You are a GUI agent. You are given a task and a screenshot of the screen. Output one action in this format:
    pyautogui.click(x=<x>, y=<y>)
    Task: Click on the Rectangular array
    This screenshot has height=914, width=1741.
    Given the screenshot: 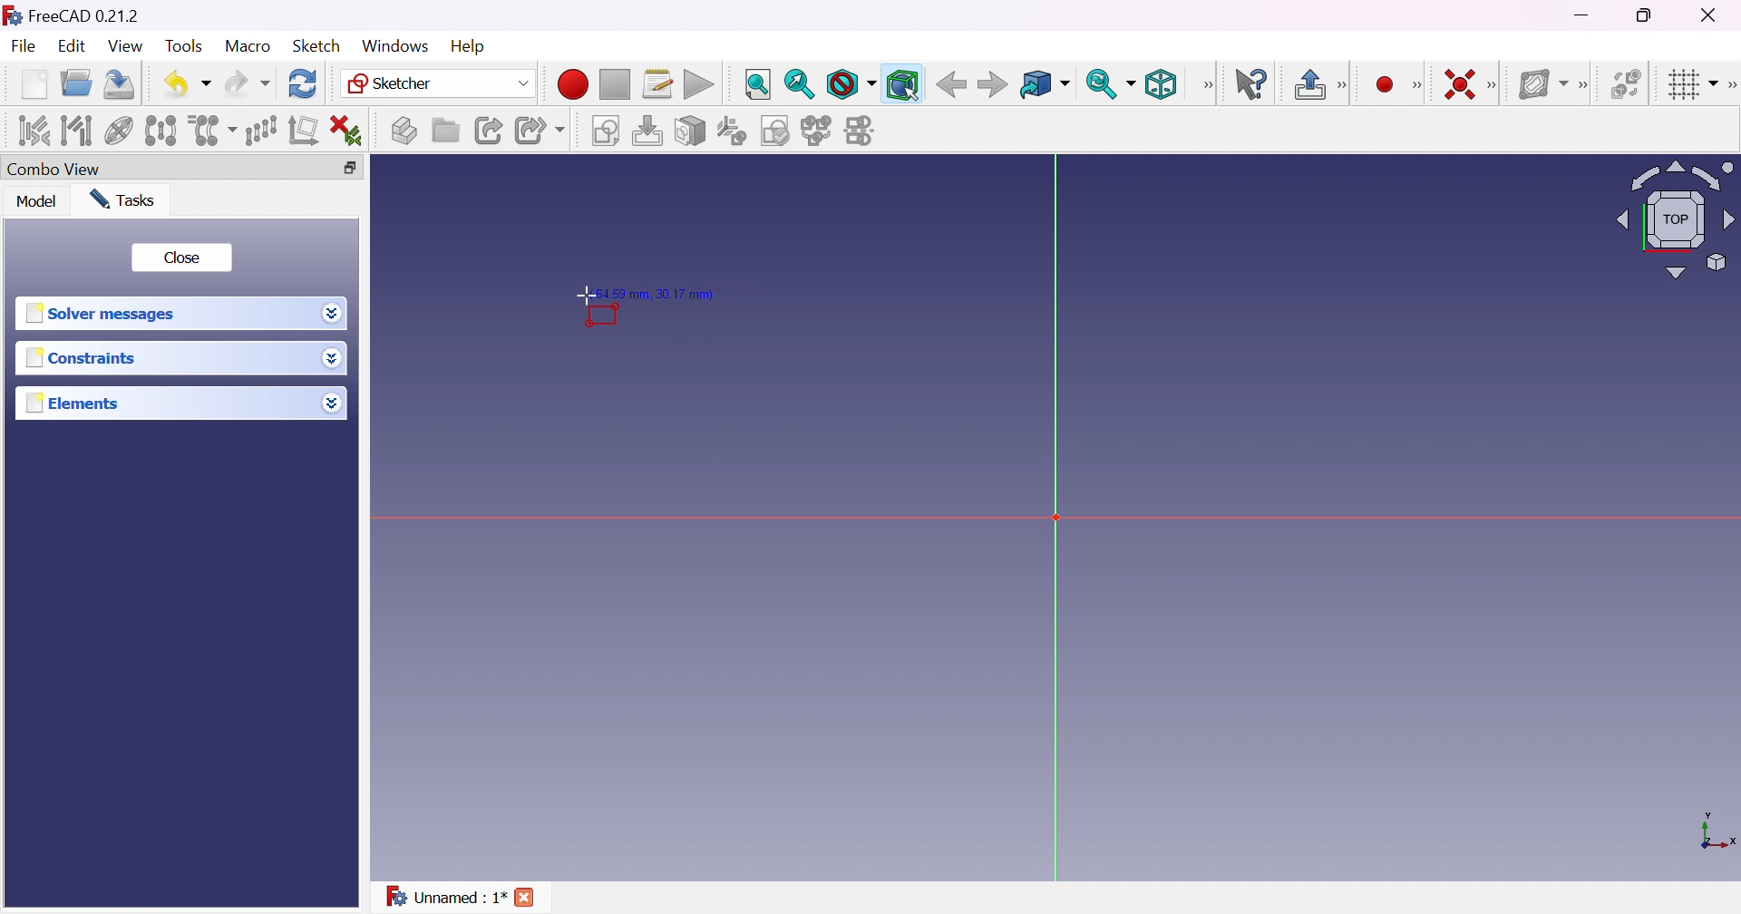 What is the action you would take?
    pyautogui.click(x=260, y=131)
    